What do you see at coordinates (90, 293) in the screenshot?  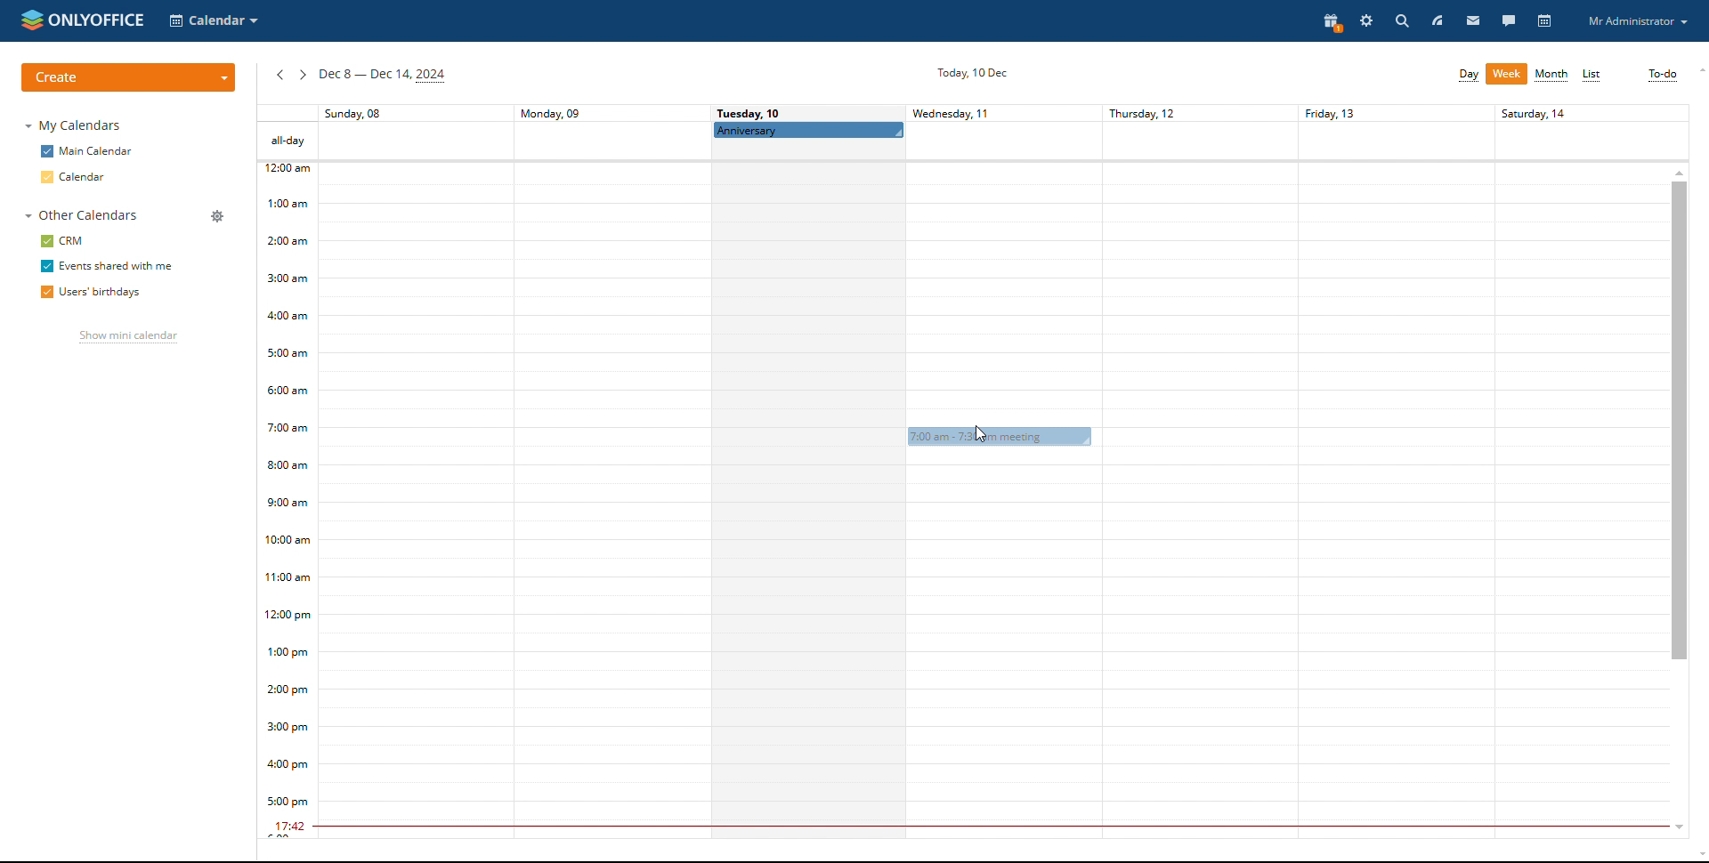 I see `users' birthdays` at bounding box center [90, 293].